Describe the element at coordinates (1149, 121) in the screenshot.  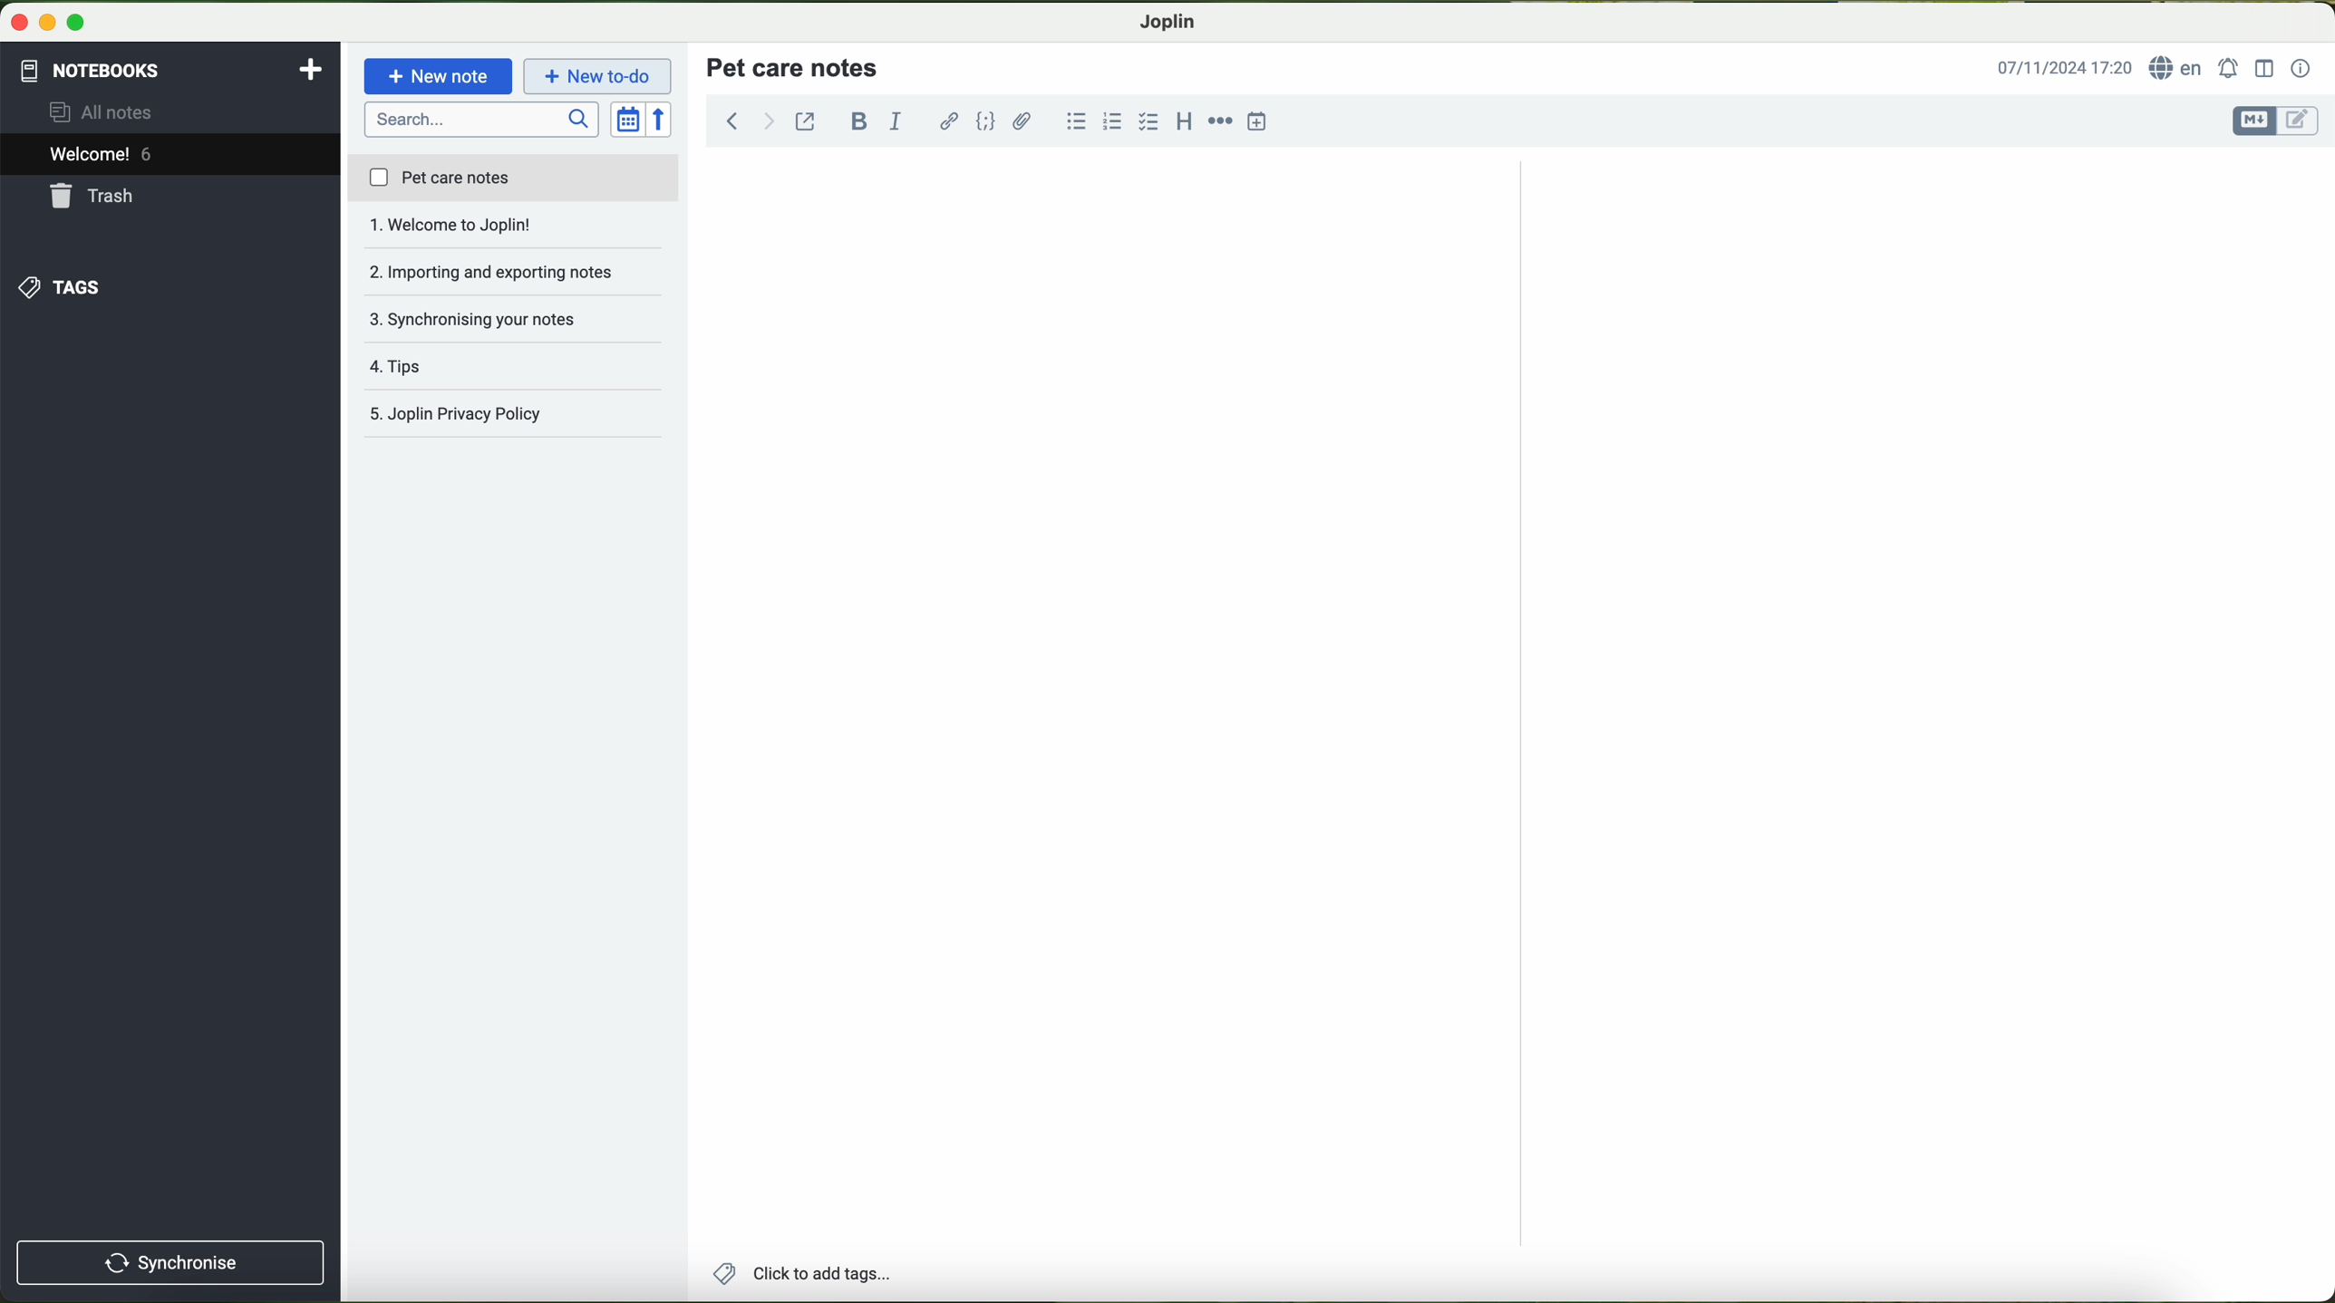
I see `checkbox` at that location.